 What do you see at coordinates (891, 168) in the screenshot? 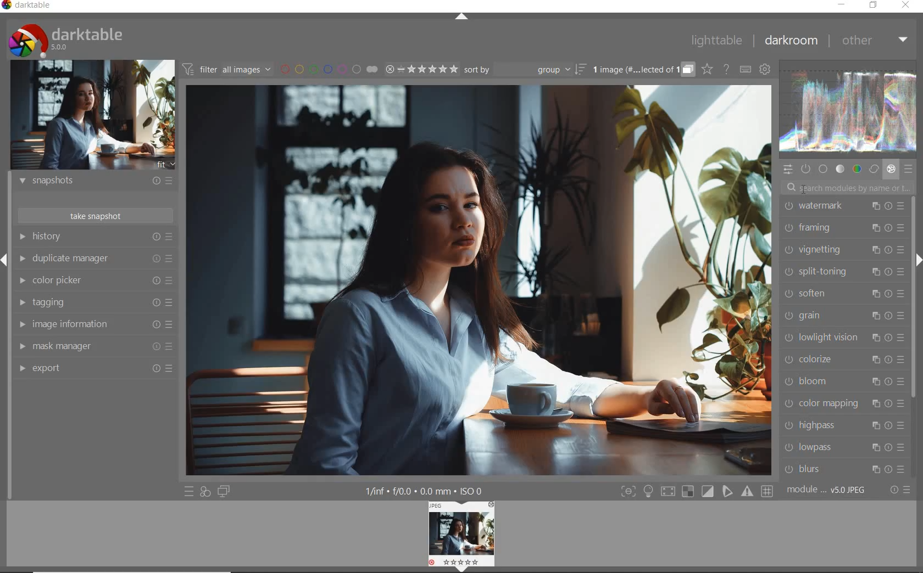
I see `effect` at bounding box center [891, 168].